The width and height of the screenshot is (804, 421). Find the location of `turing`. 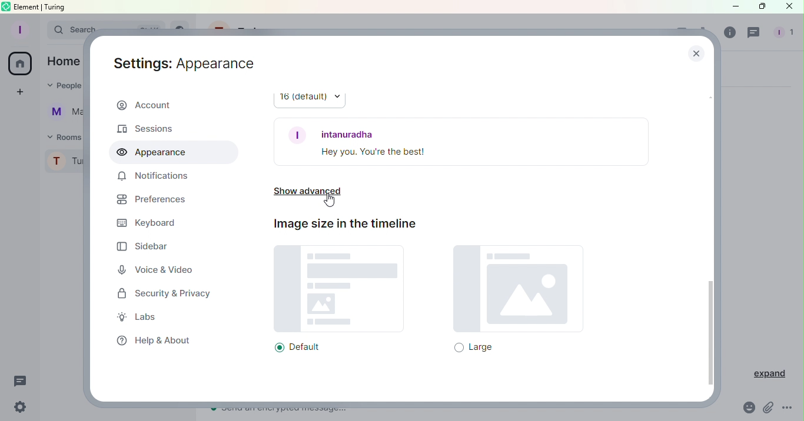

turing is located at coordinates (57, 7).